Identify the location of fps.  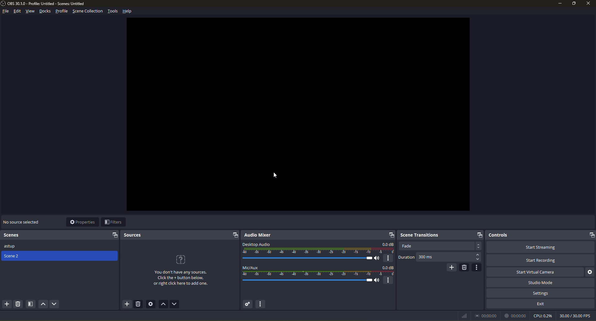
(576, 315).